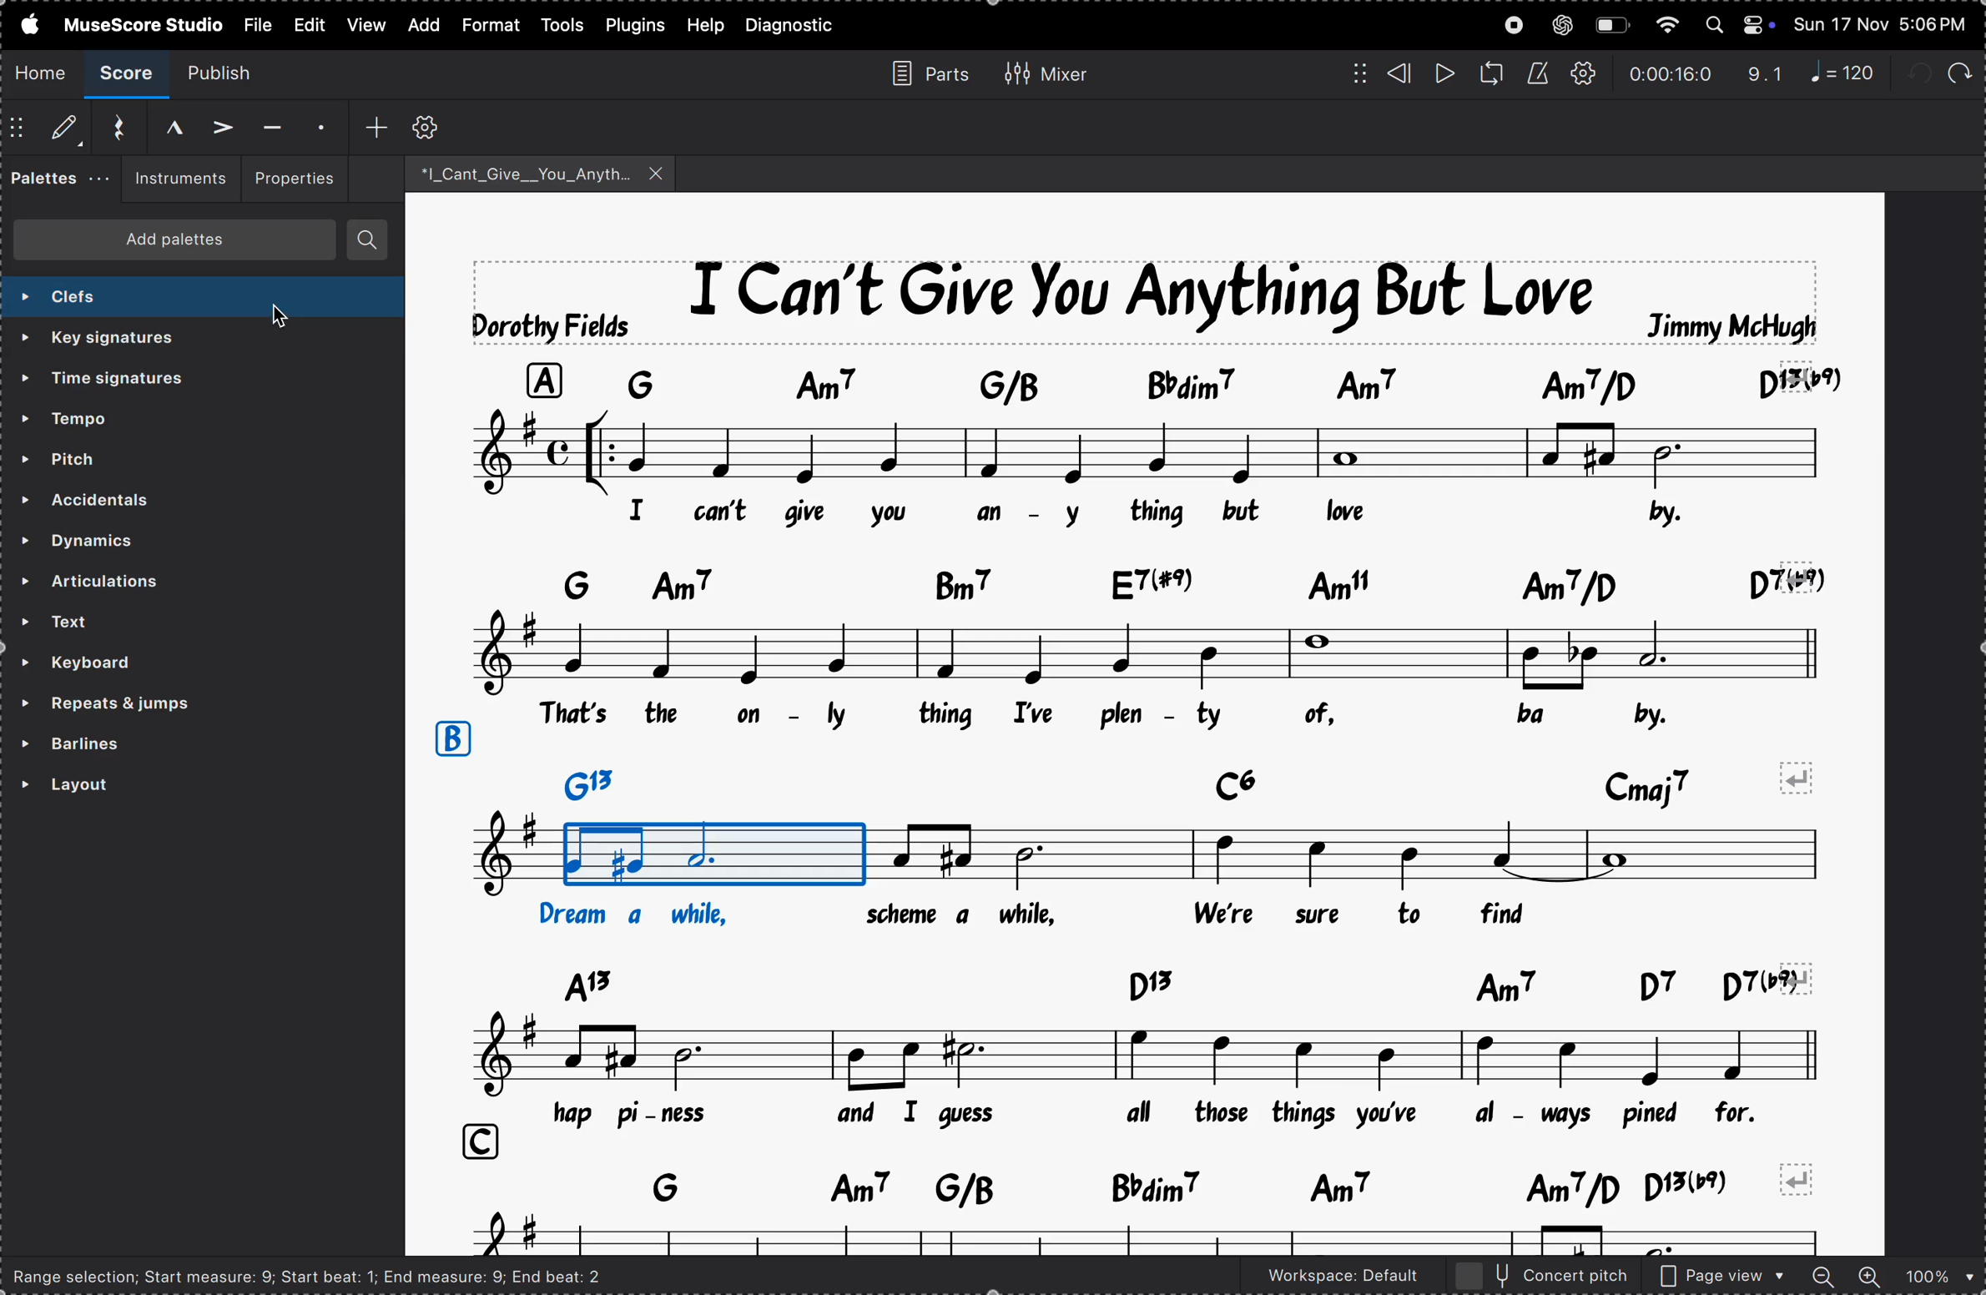 The height and width of the screenshot is (1295, 1986). I want to click on reset, so click(112, 128).